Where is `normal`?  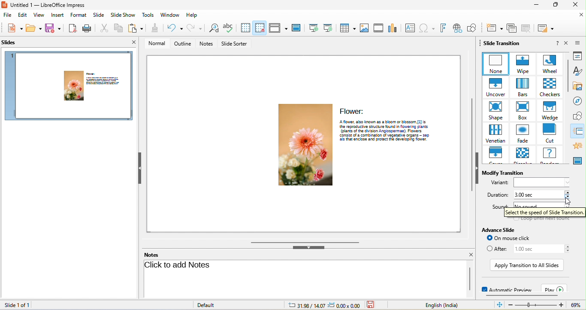
normal is located at coordinates (156, 44).